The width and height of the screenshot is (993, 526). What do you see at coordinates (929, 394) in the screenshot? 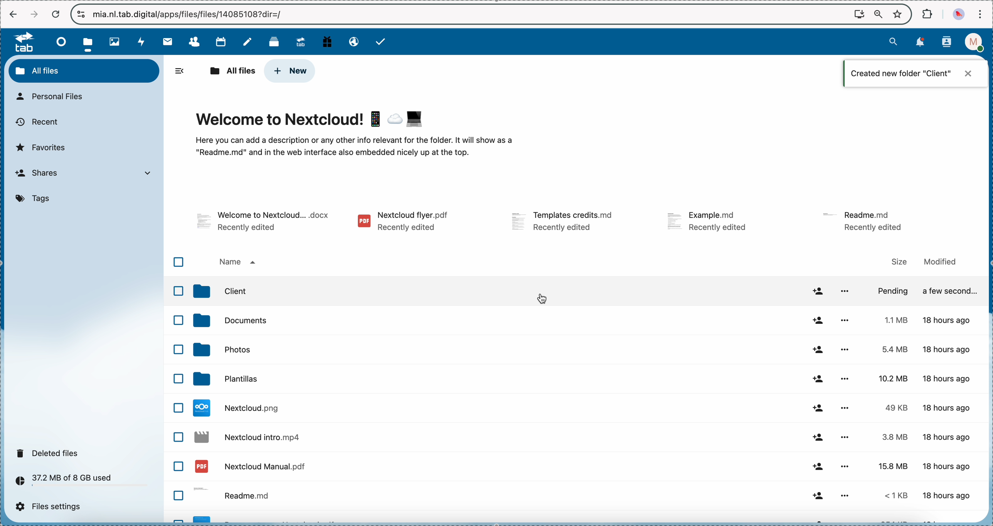
I see `size and modified data` at bounding box center [929, 394].